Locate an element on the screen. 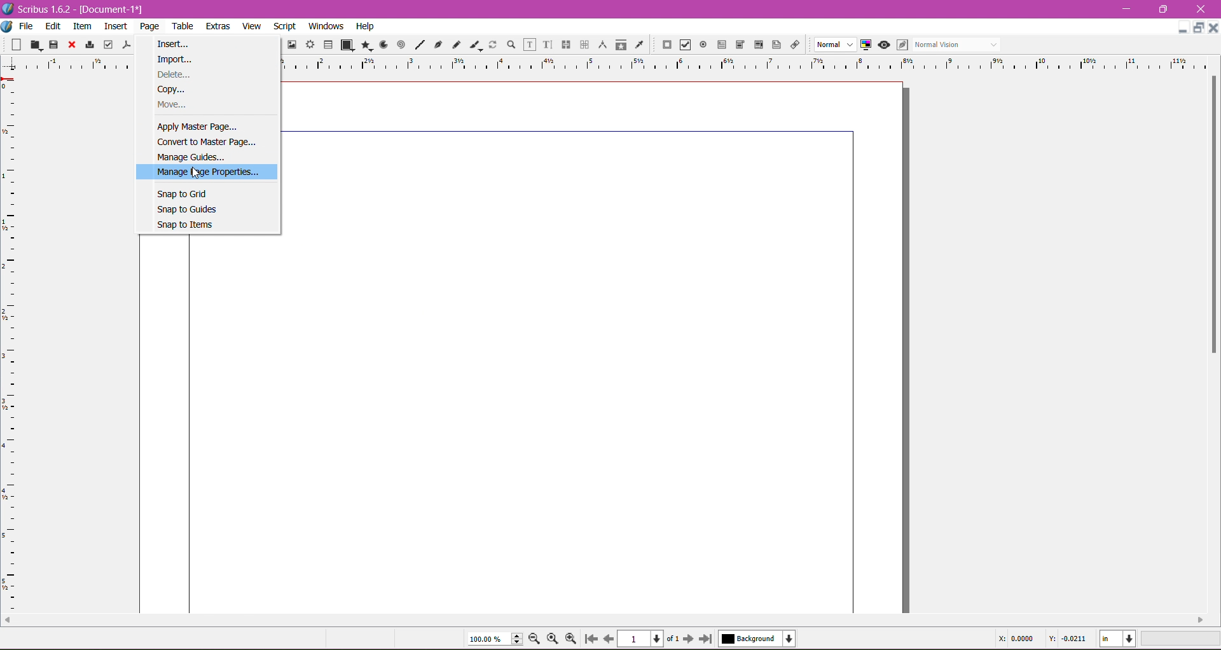 The width and height of the screenshot is (1221, 650). Polygon is located at coordinates (364, 46).